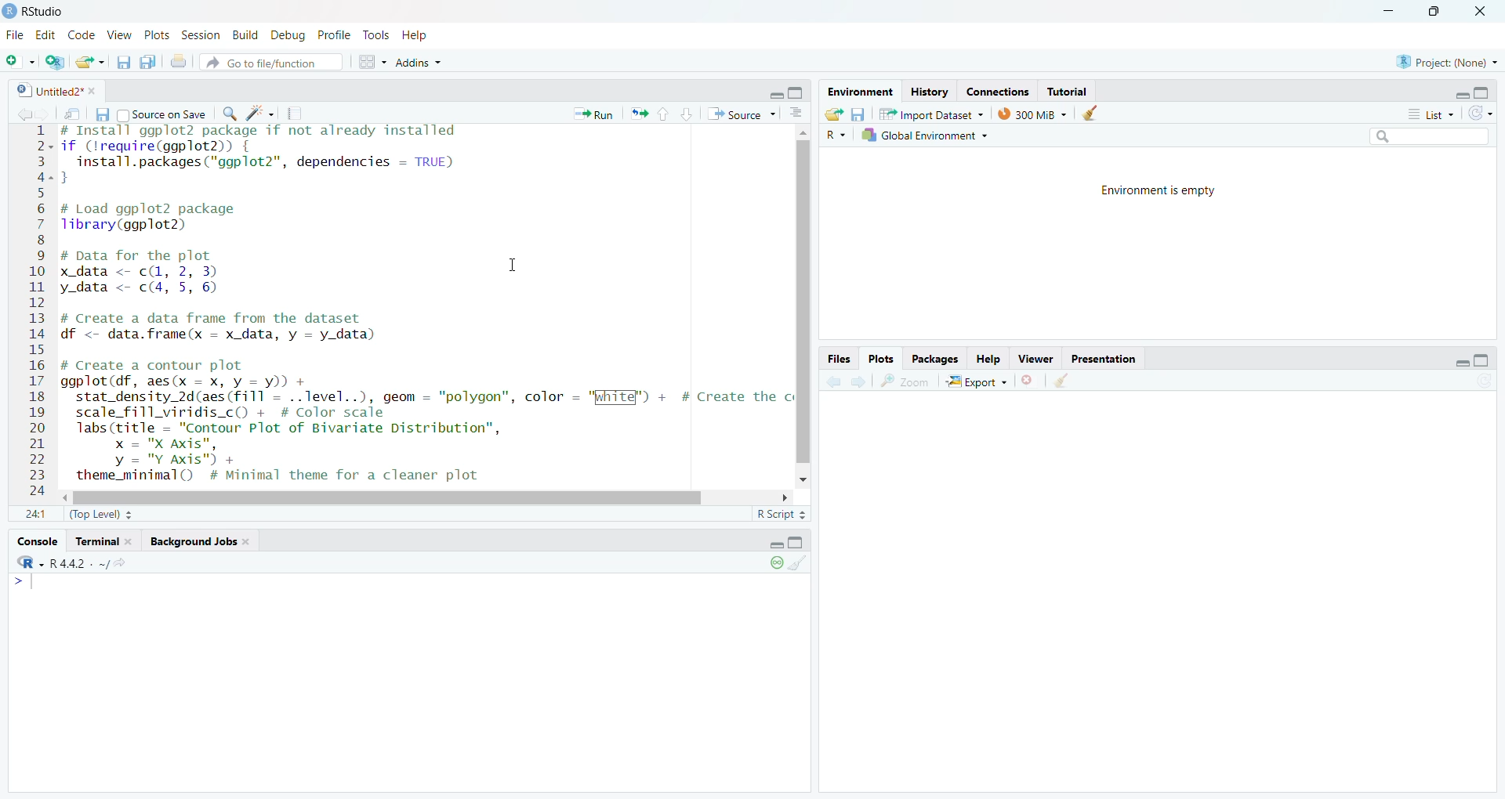  I want to click on hide r script, so click(774, 542).